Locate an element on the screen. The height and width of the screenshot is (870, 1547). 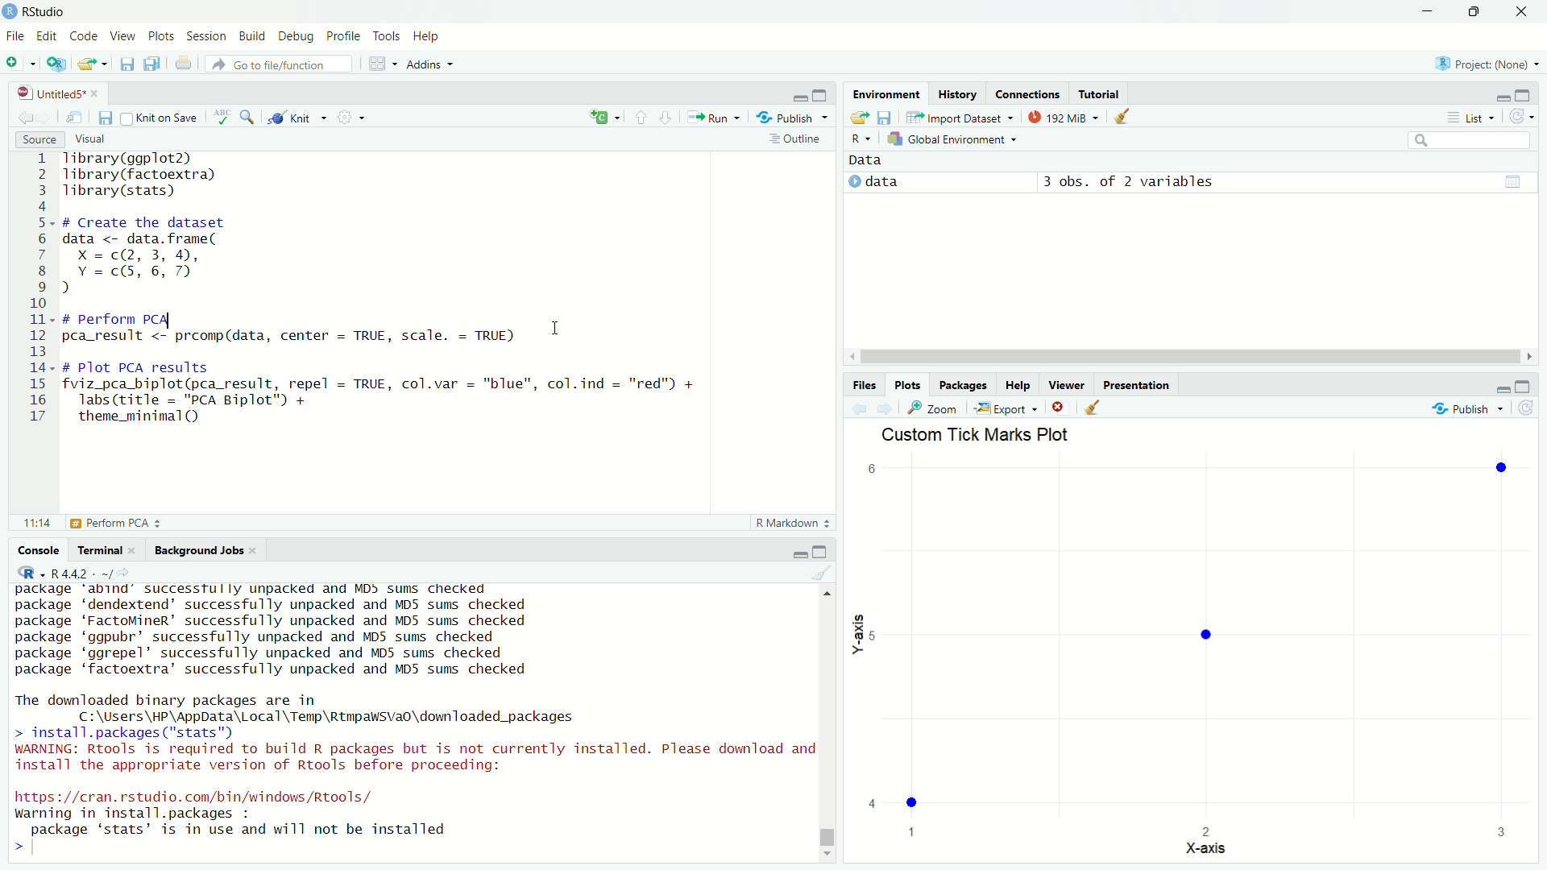
Logo is located at coordinates (10, 12).